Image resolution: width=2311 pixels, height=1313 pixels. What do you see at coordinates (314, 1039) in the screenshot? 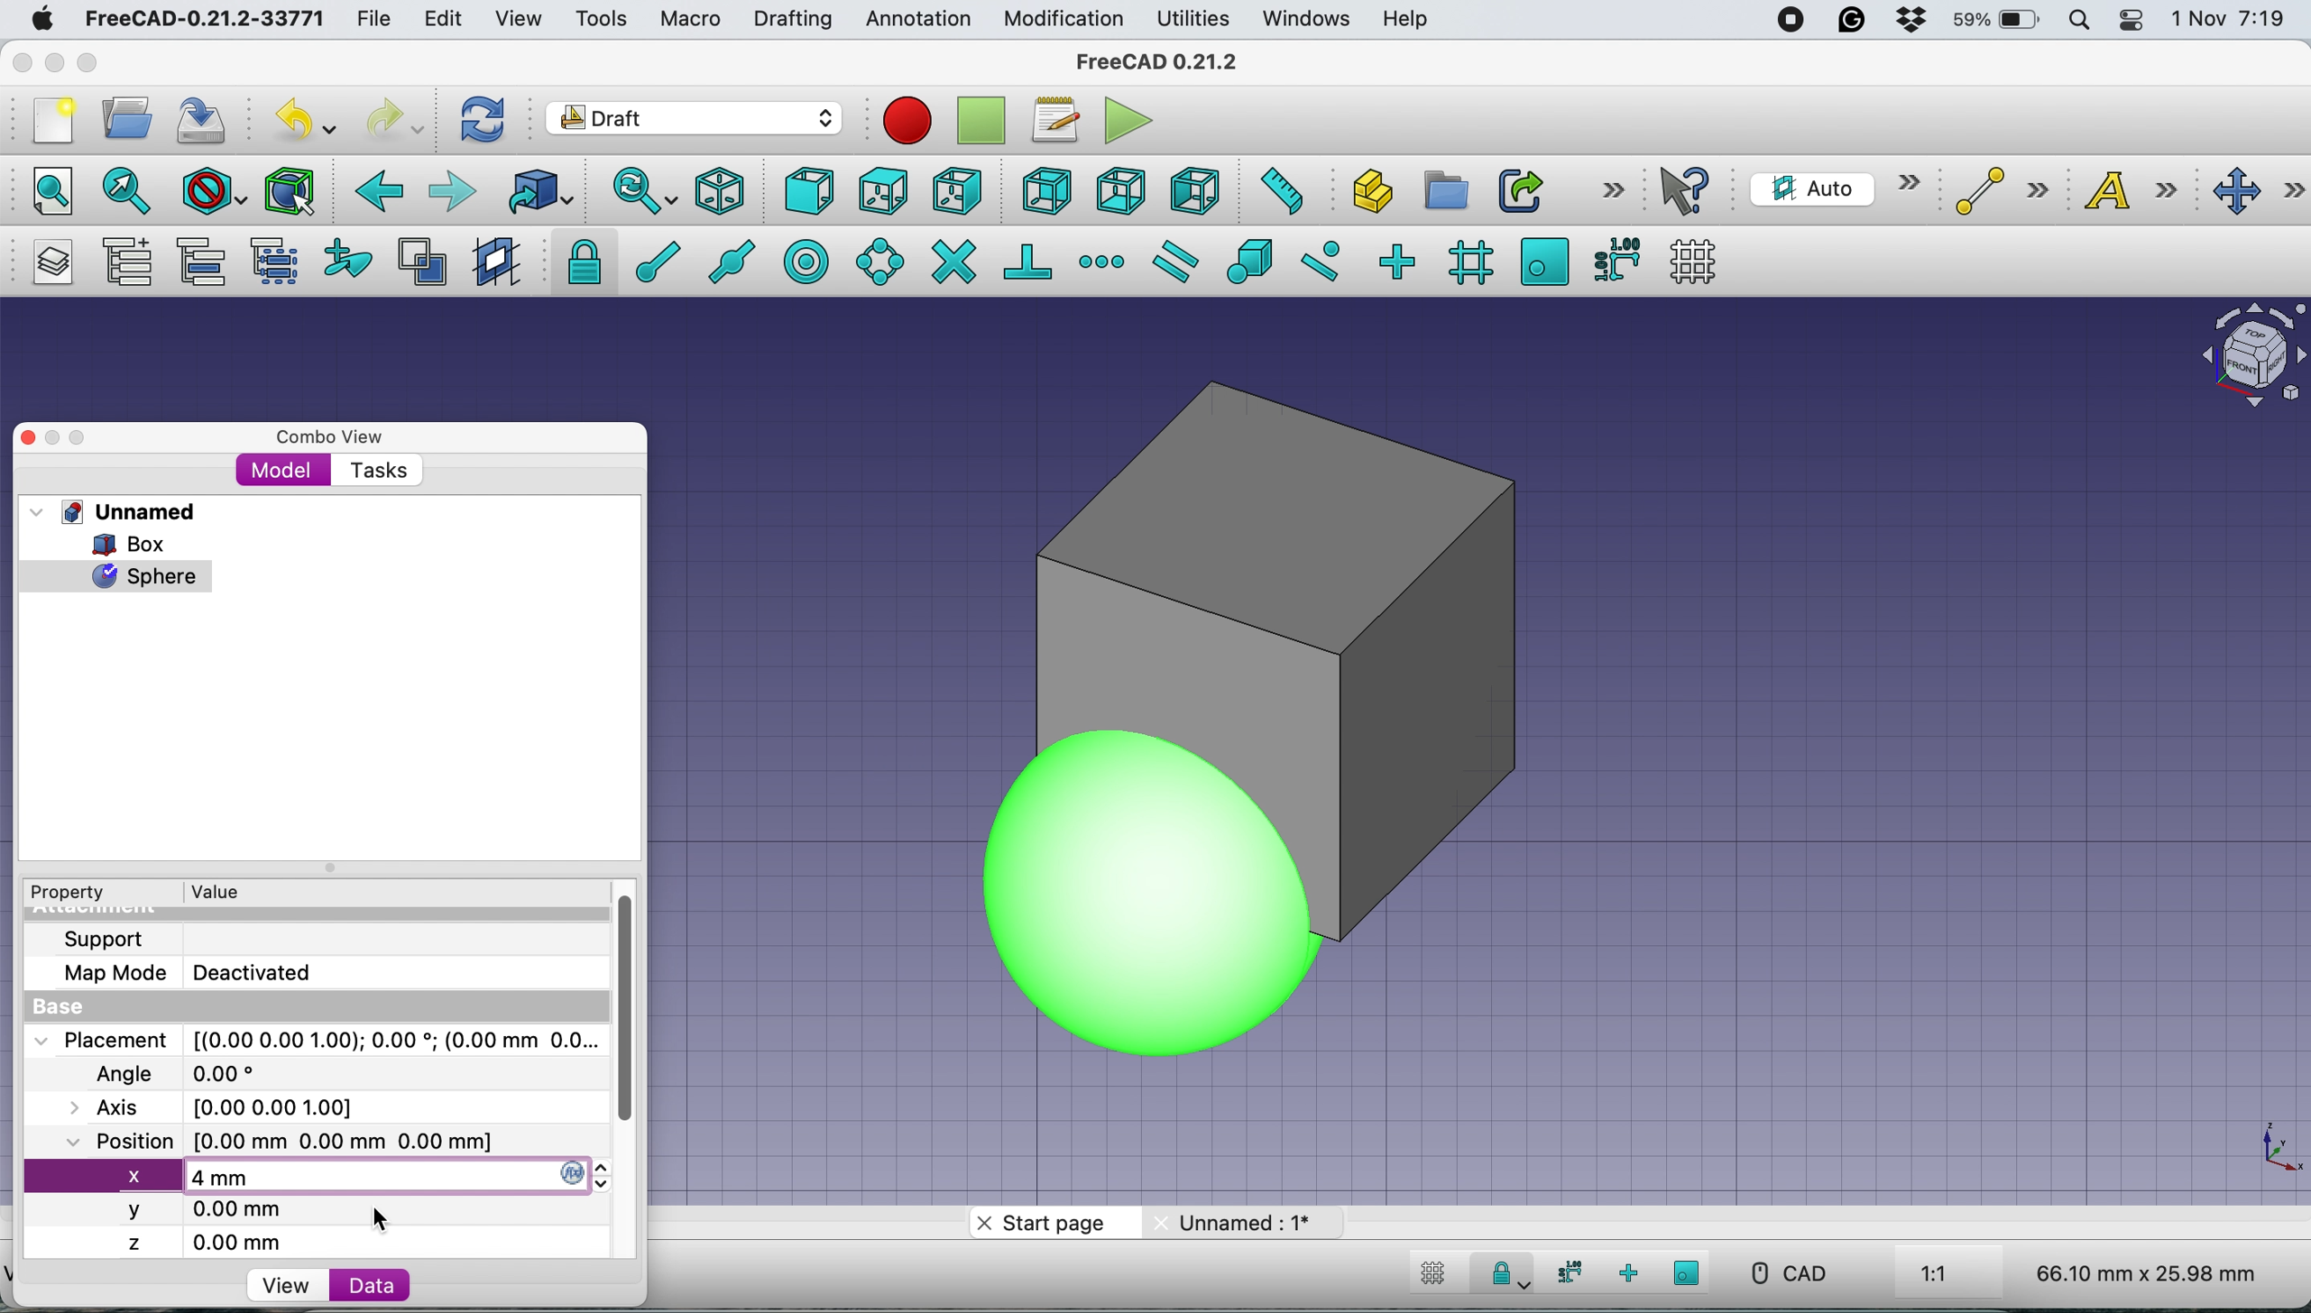
I see `placement` at bounding box center [314, 1039].